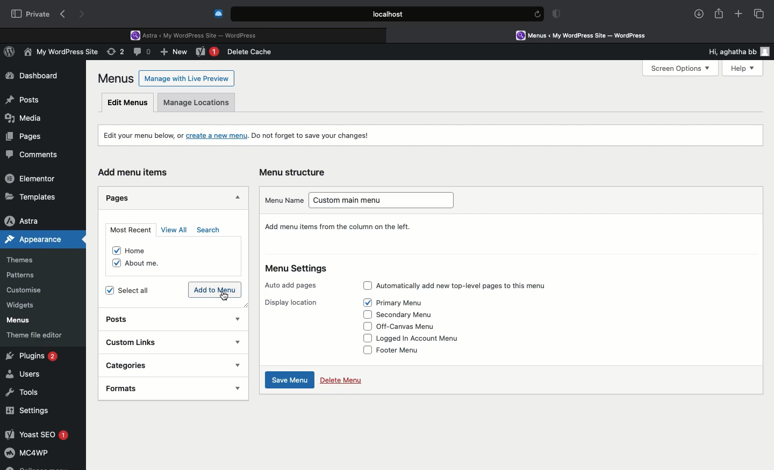 The height and width of the screenshot is (470, 774). Describe the element at coordinates (17, 320) in the screenshot. I see `Menus` at that location.